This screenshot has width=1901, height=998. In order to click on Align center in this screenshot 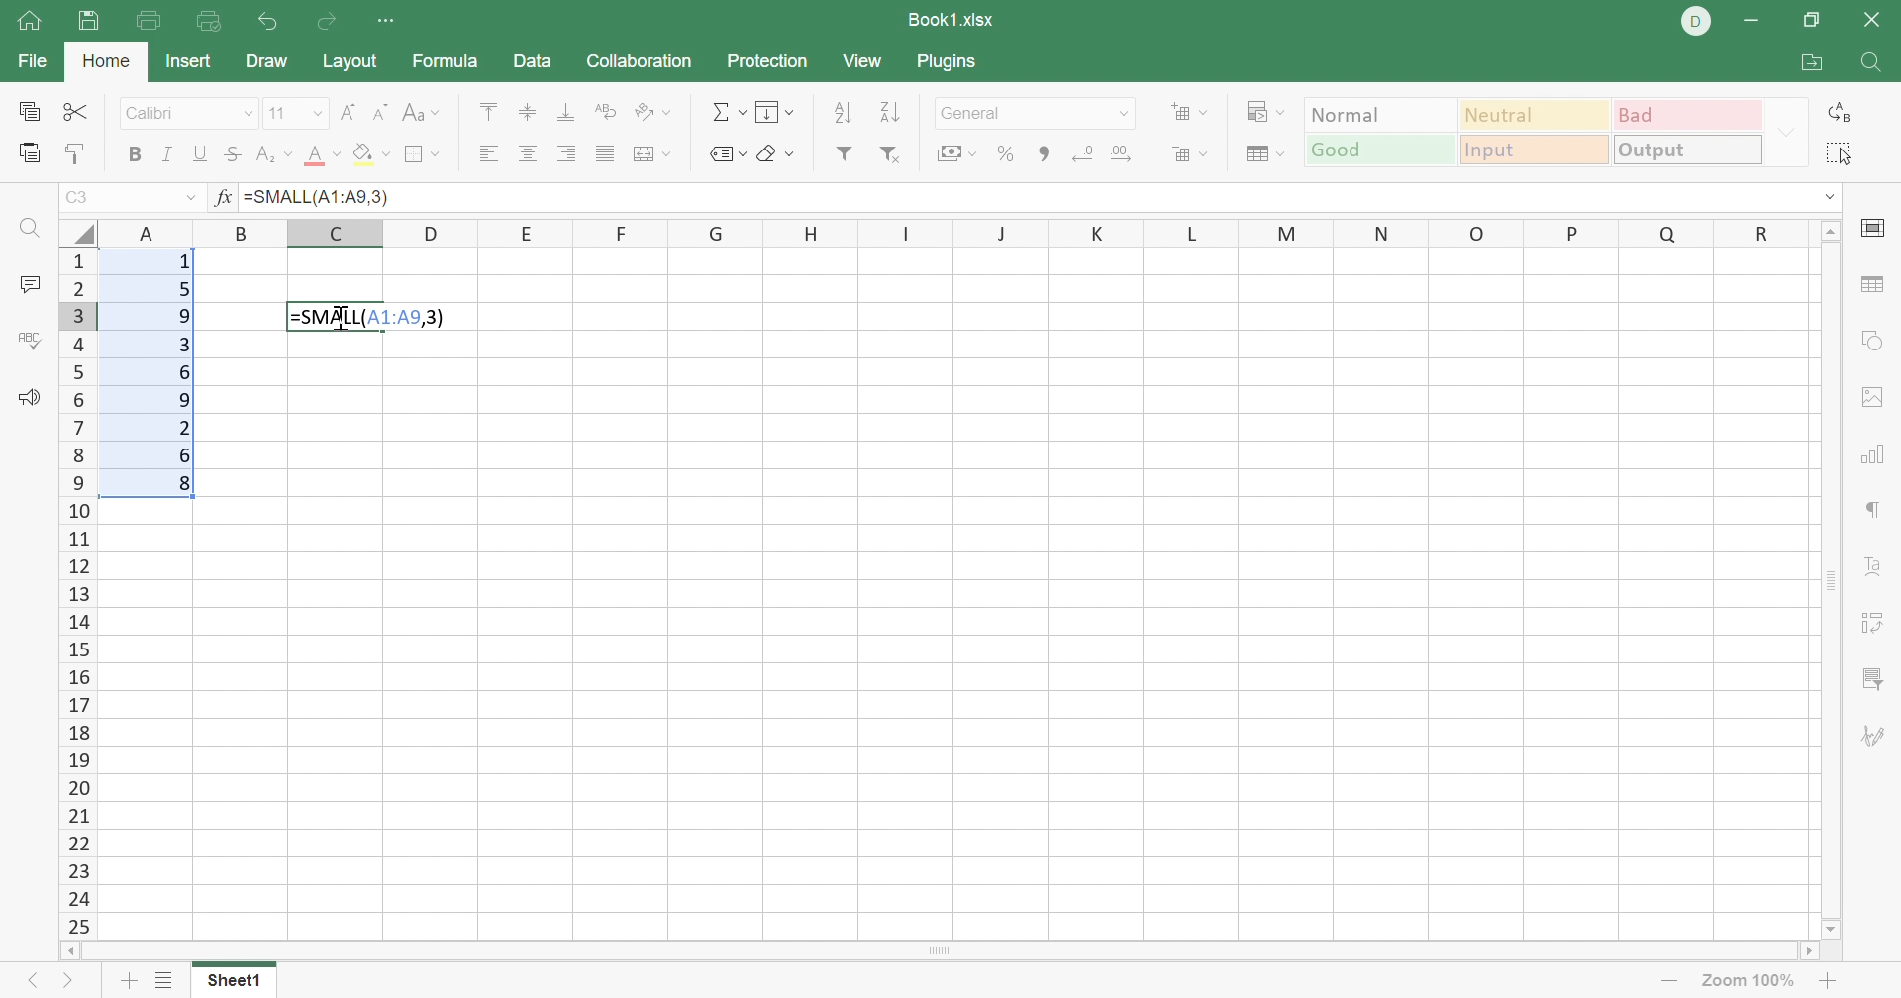, I will do `click(527, 153)`.